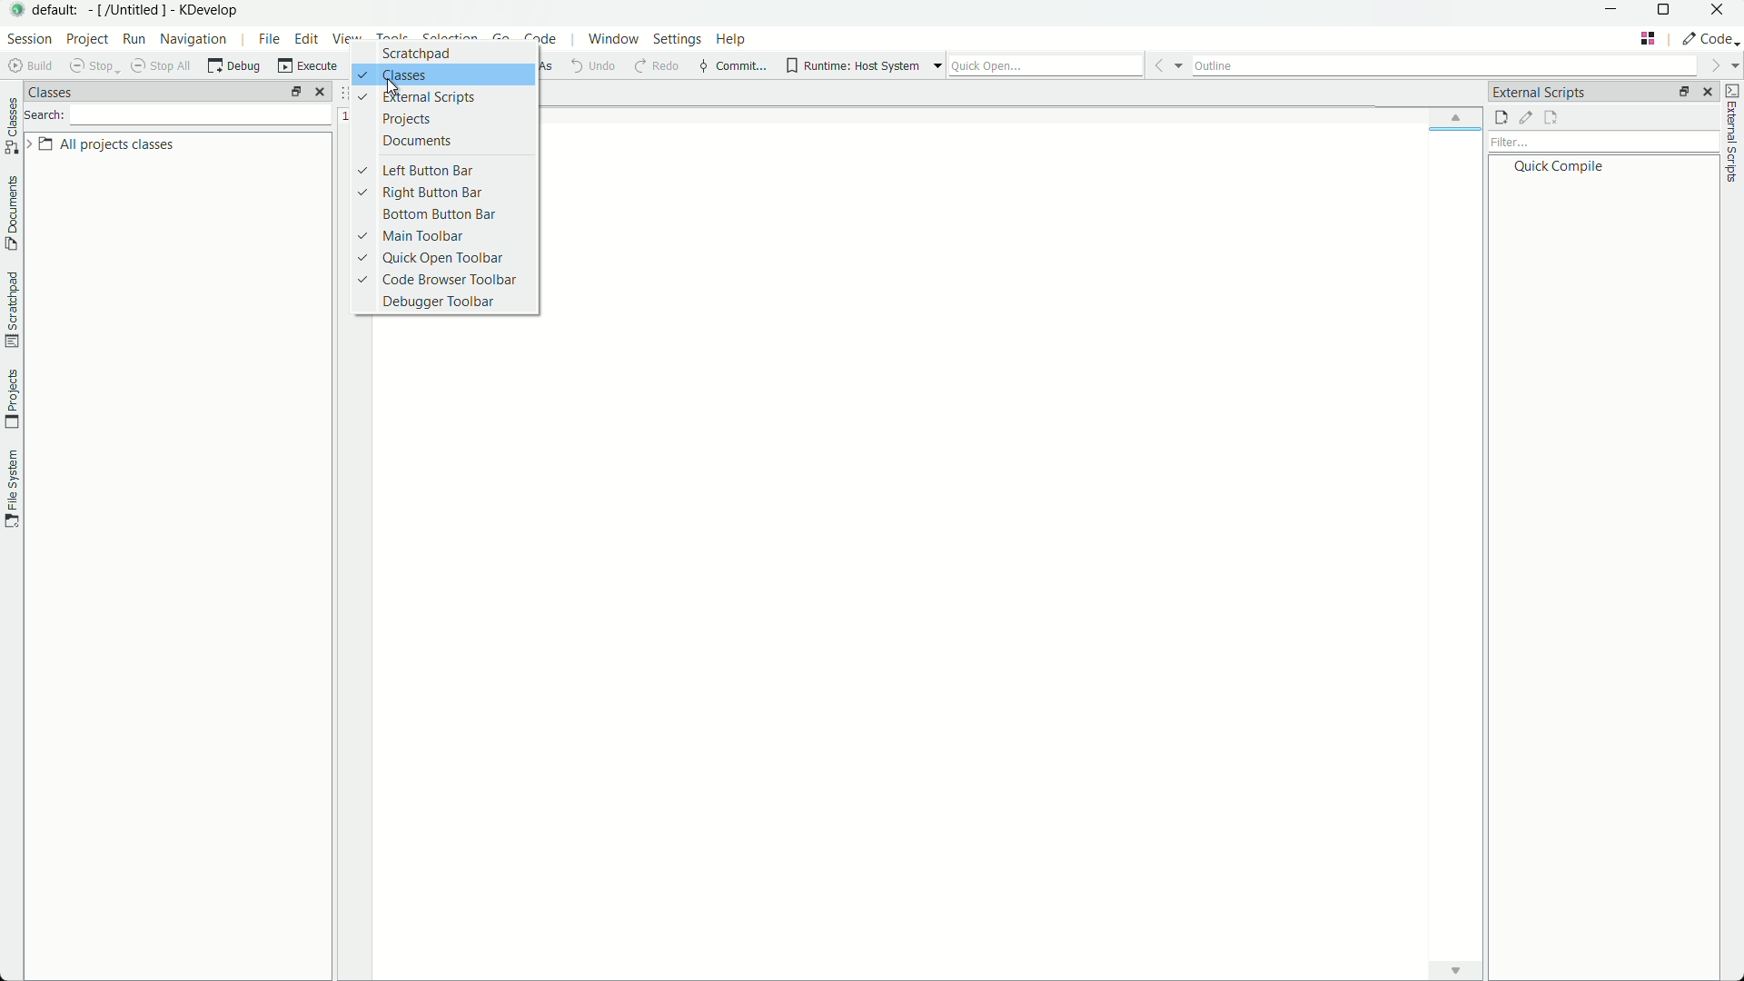 This screenshot has width=1744, height=981. What do you see at coordinates (1733, 136) in the screenshot?
I see `external scripts` at bounding box center [1733, 136].